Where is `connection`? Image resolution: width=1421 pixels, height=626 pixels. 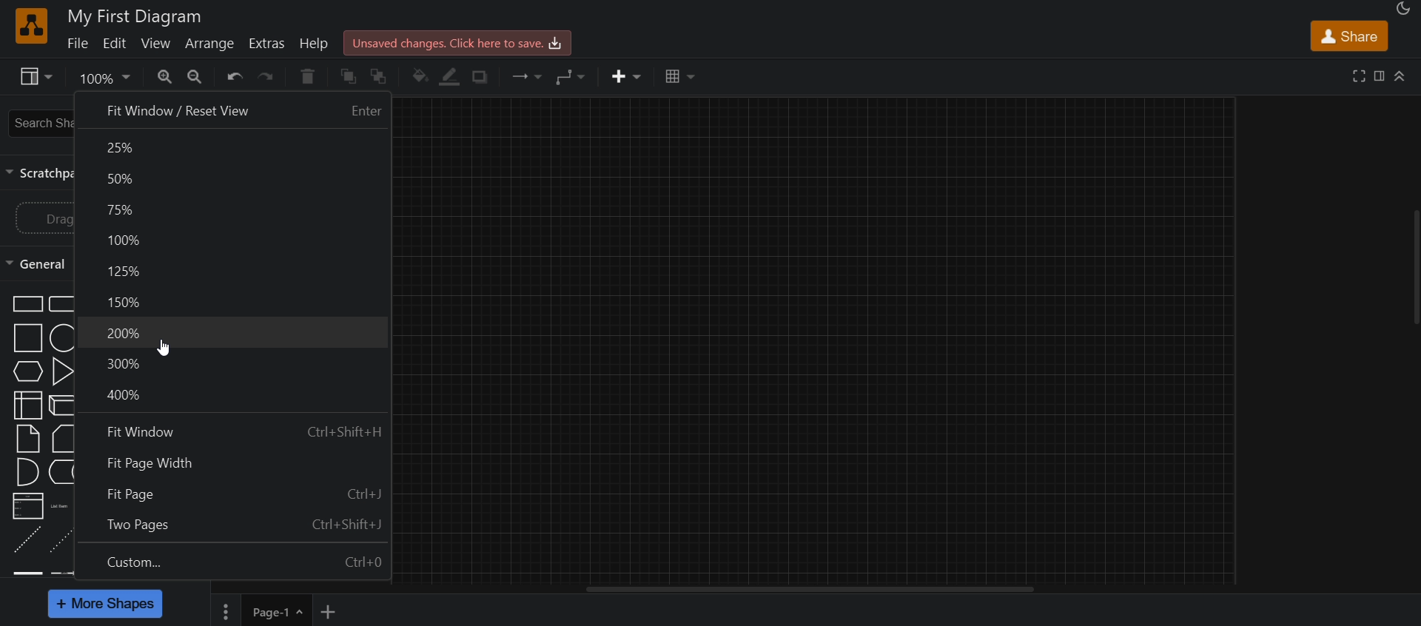 connection is located at coordinates (529, 76).